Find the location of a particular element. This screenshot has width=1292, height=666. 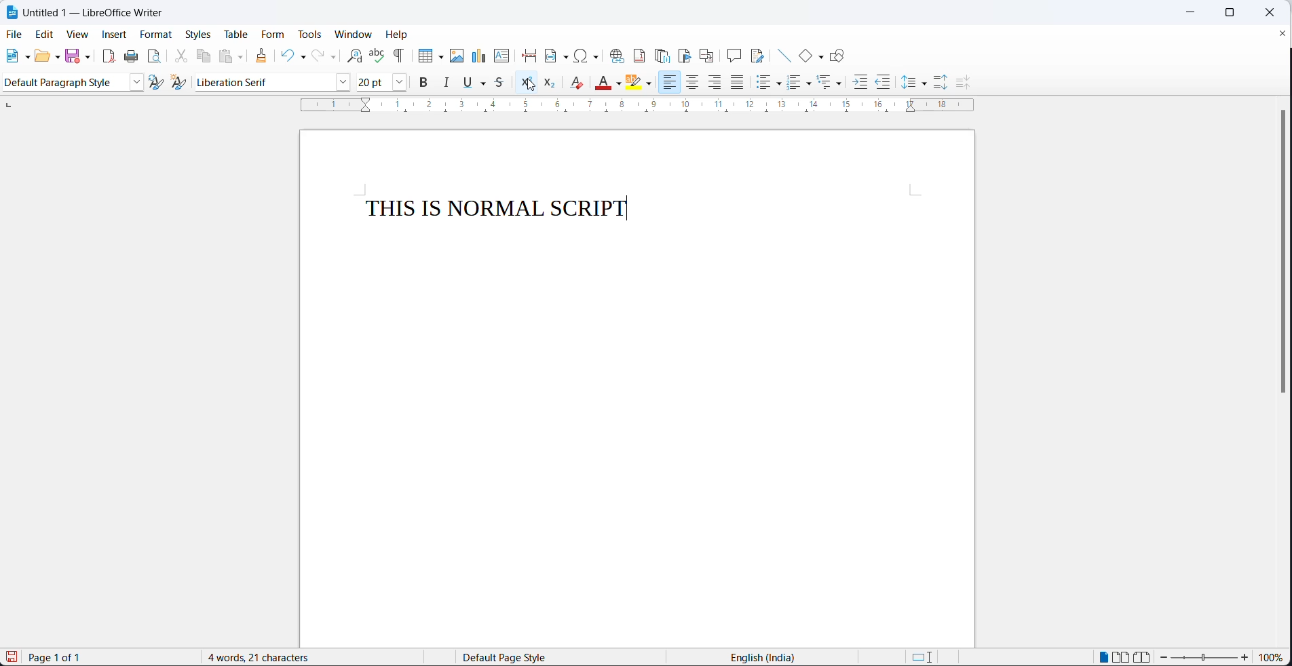

paste options is located at coordinates (244, 56).